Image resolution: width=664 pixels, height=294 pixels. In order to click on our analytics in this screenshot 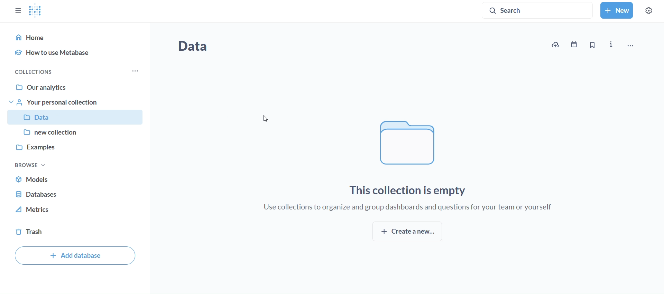, I will do `click(76, 86)`.